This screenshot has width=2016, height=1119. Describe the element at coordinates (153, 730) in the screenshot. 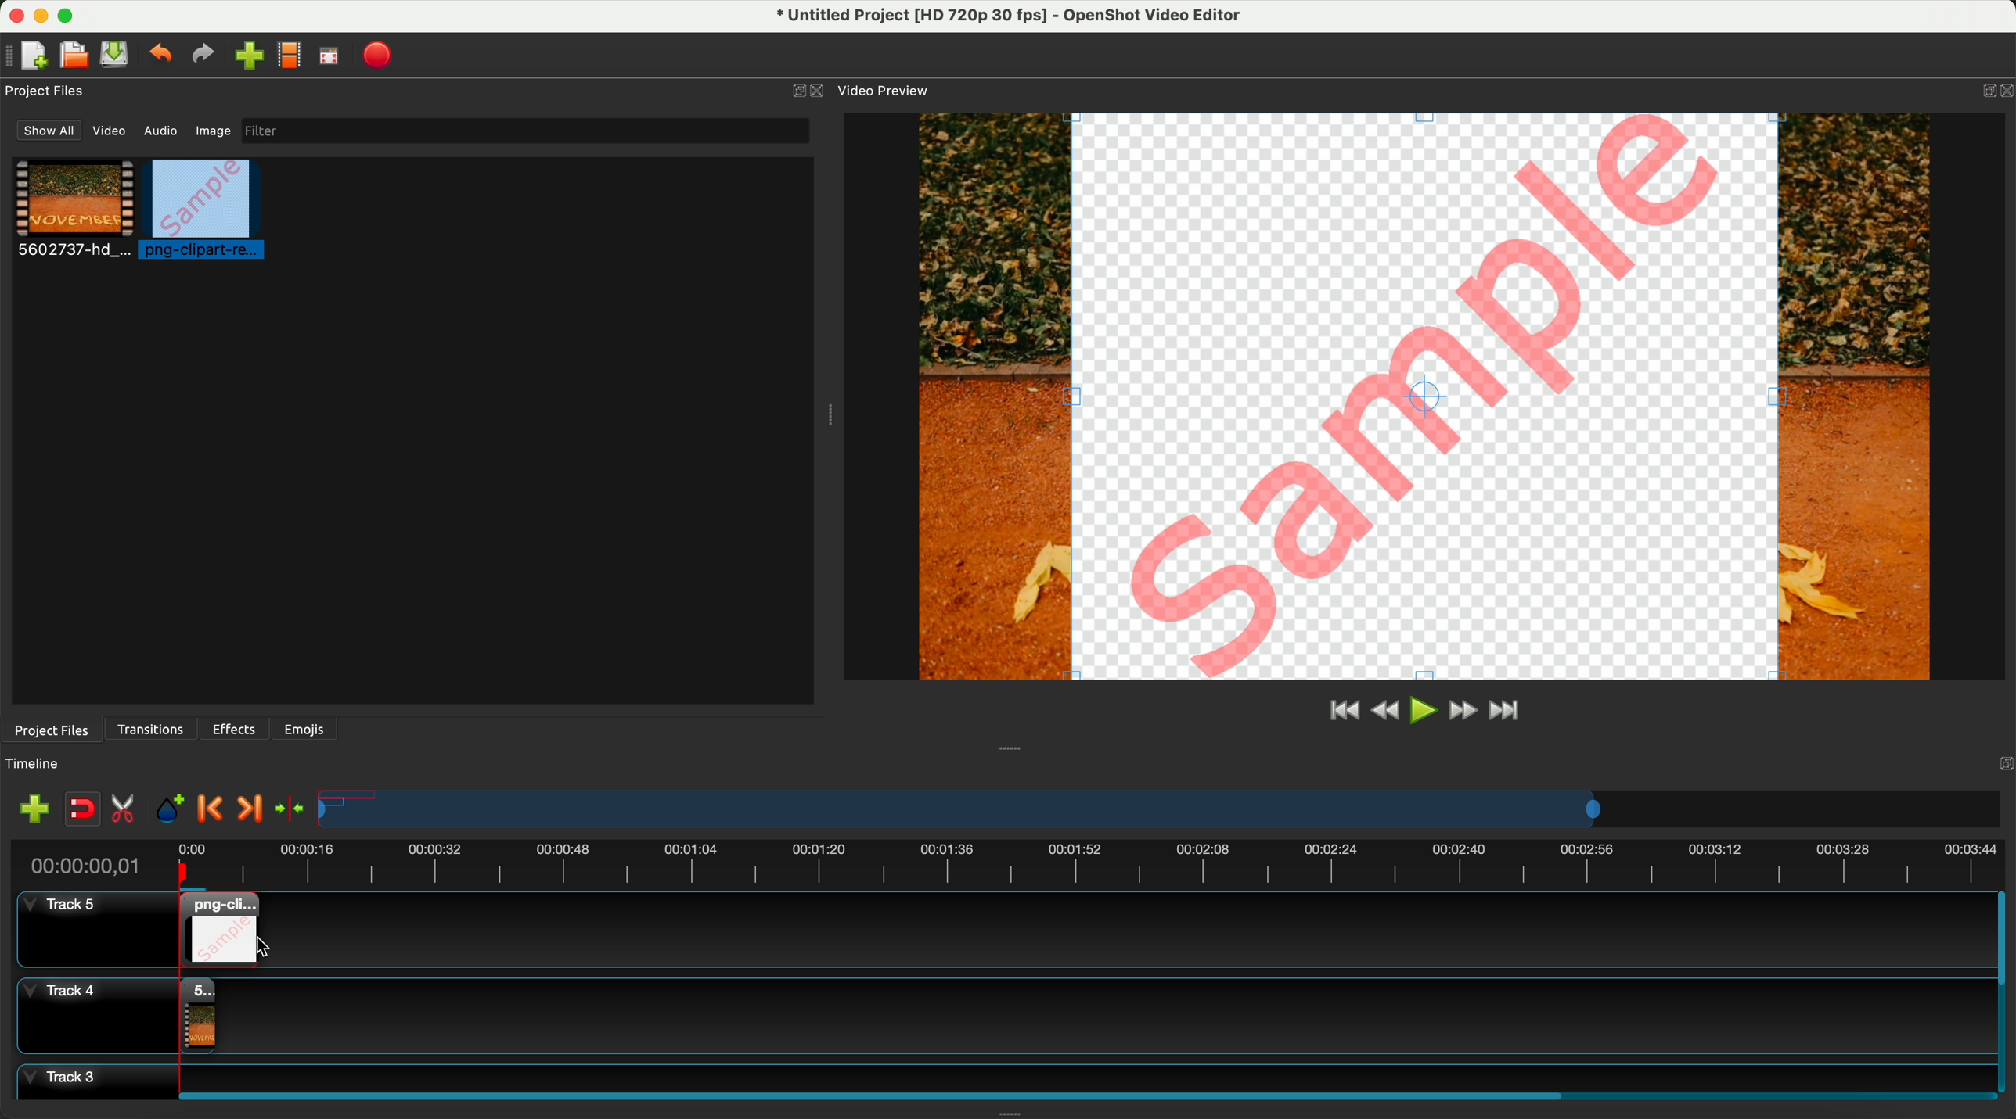

I see `transitions` at that location.